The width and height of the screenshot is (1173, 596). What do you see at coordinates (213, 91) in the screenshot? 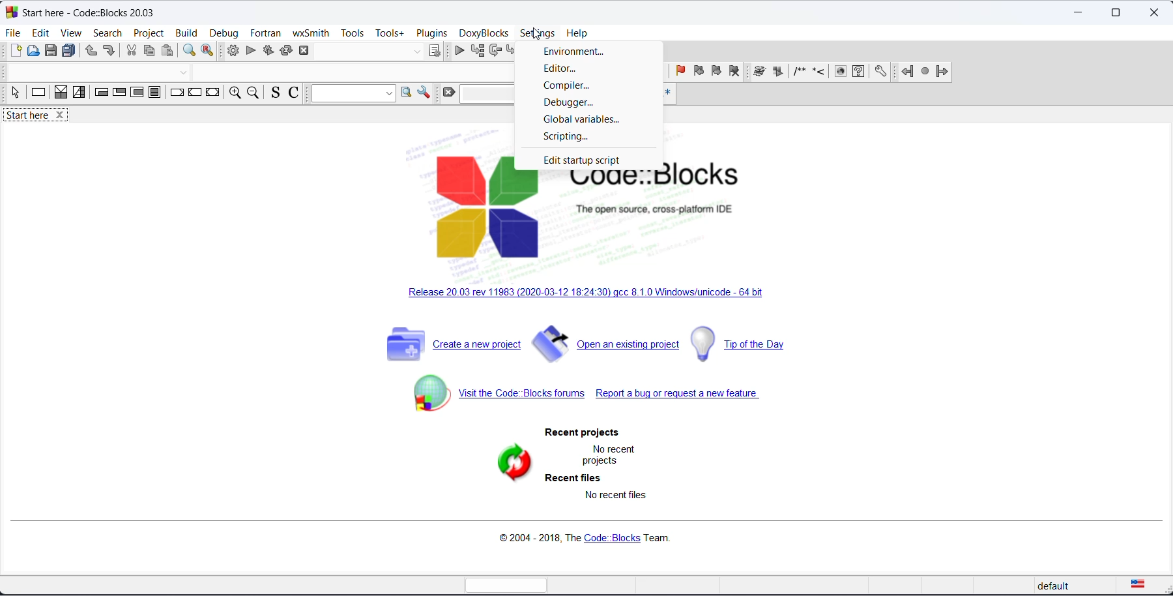
I see `return instruction` at bounding box center [213, 91].